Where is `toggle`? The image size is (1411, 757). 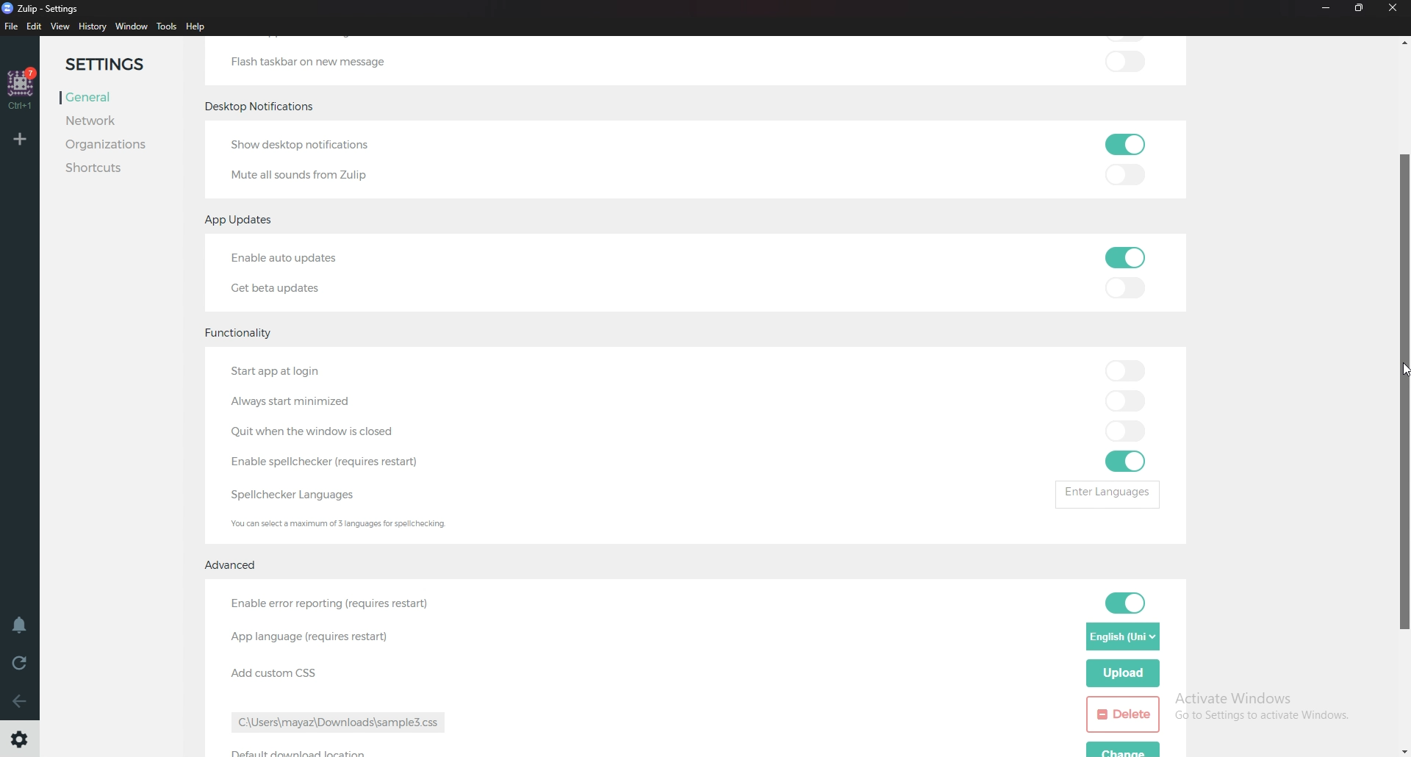
toggle is located at coordinates (1126, 284).